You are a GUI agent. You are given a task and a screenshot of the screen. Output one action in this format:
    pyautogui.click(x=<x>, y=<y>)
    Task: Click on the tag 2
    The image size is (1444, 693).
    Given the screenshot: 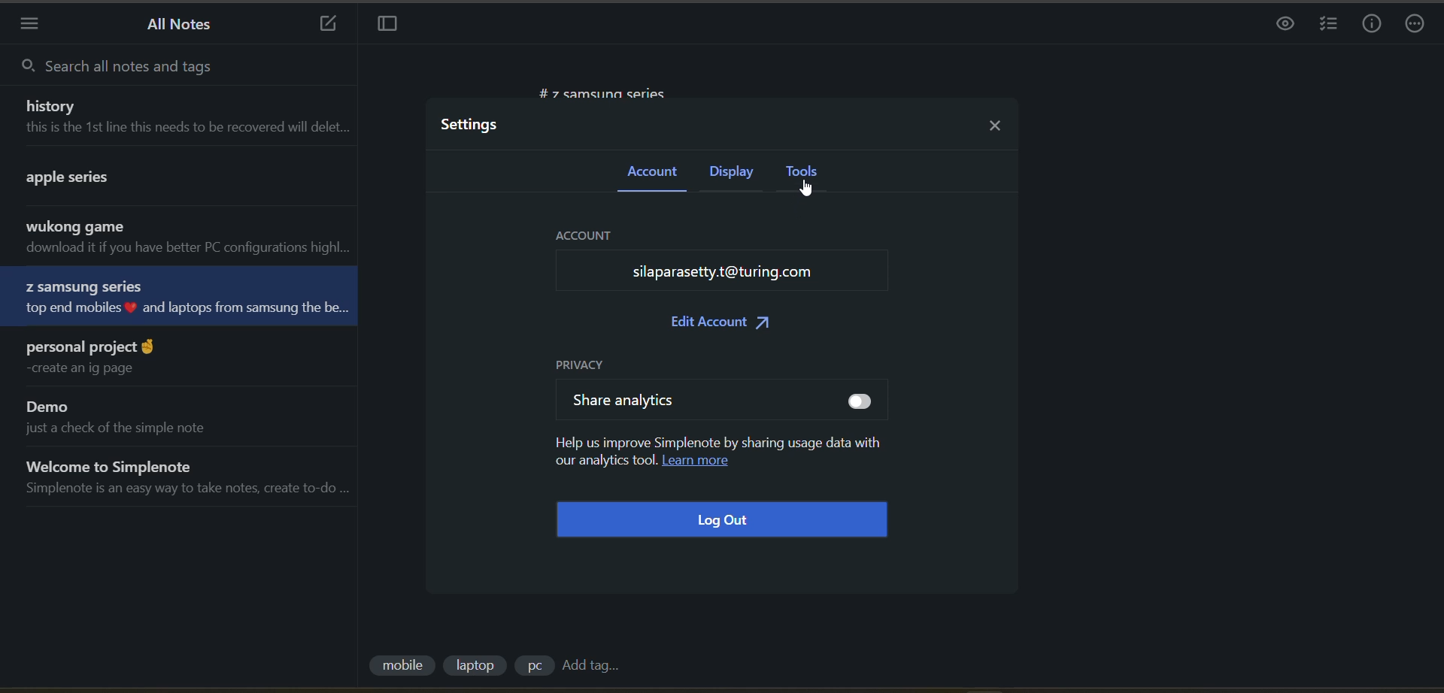 What is the action you would take?
    pyautogui.click(x=476, y=667)
    